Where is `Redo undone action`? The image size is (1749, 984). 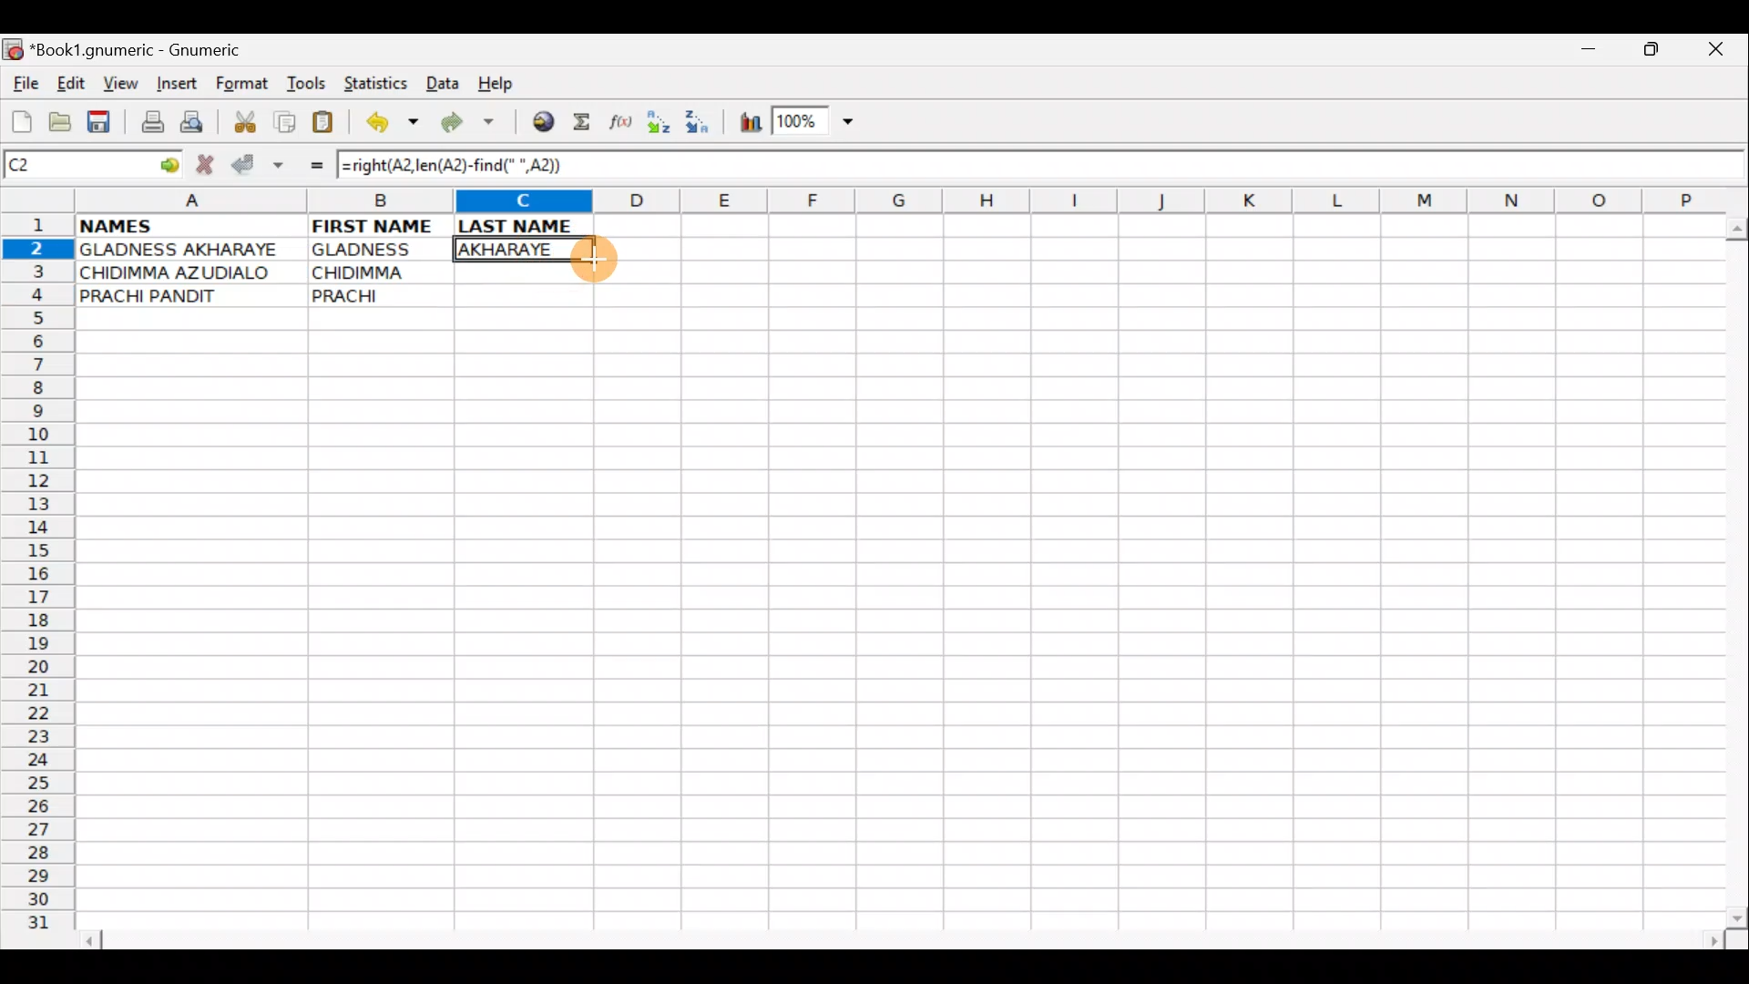 Redo undone action is located at coordinates (472, 125).